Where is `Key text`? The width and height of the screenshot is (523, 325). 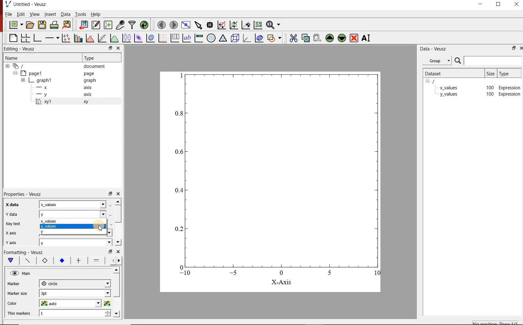
Key text is located at coordinates (14, 224).